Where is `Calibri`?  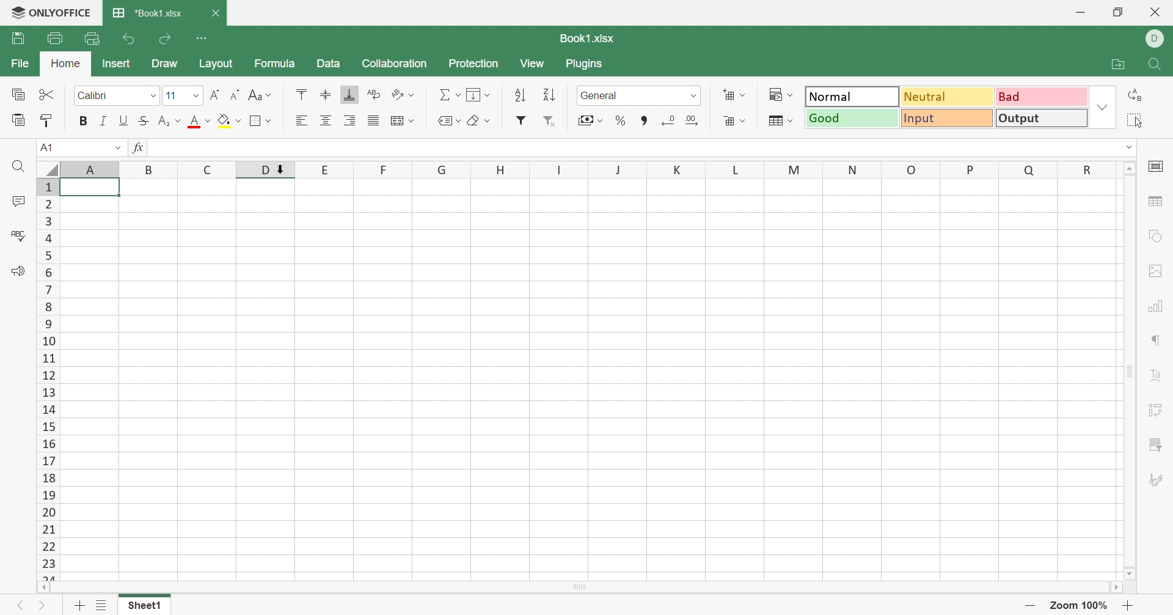
Calibri is located at coordinates (98, 94).